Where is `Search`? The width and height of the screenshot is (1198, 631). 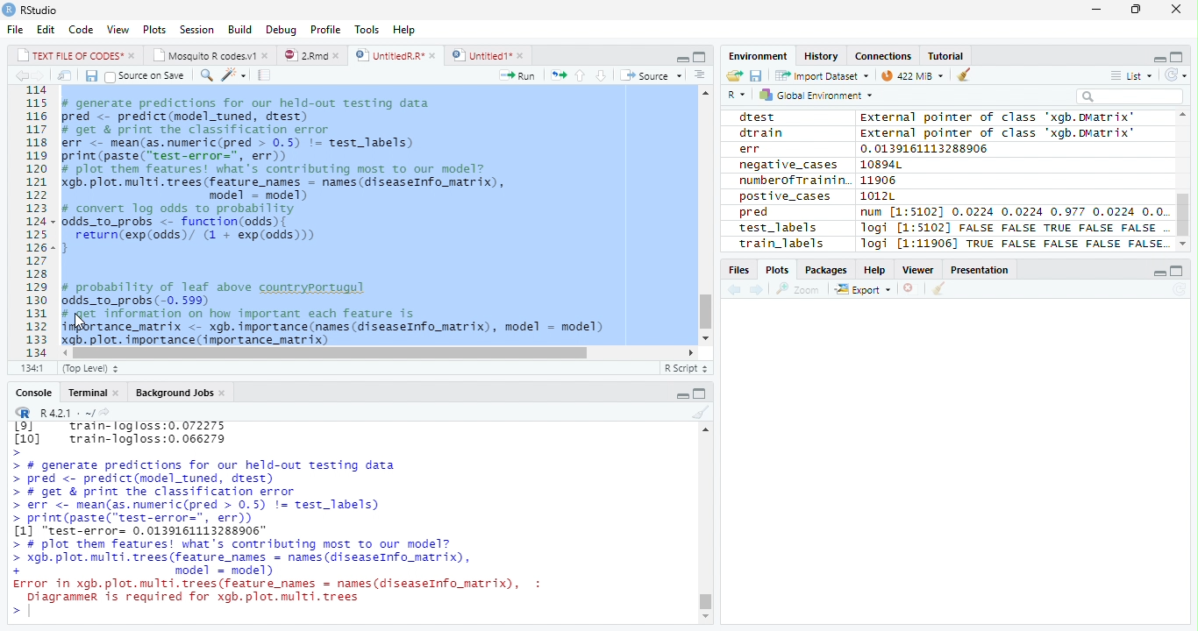 Search is located at coordinates (1130, 96).